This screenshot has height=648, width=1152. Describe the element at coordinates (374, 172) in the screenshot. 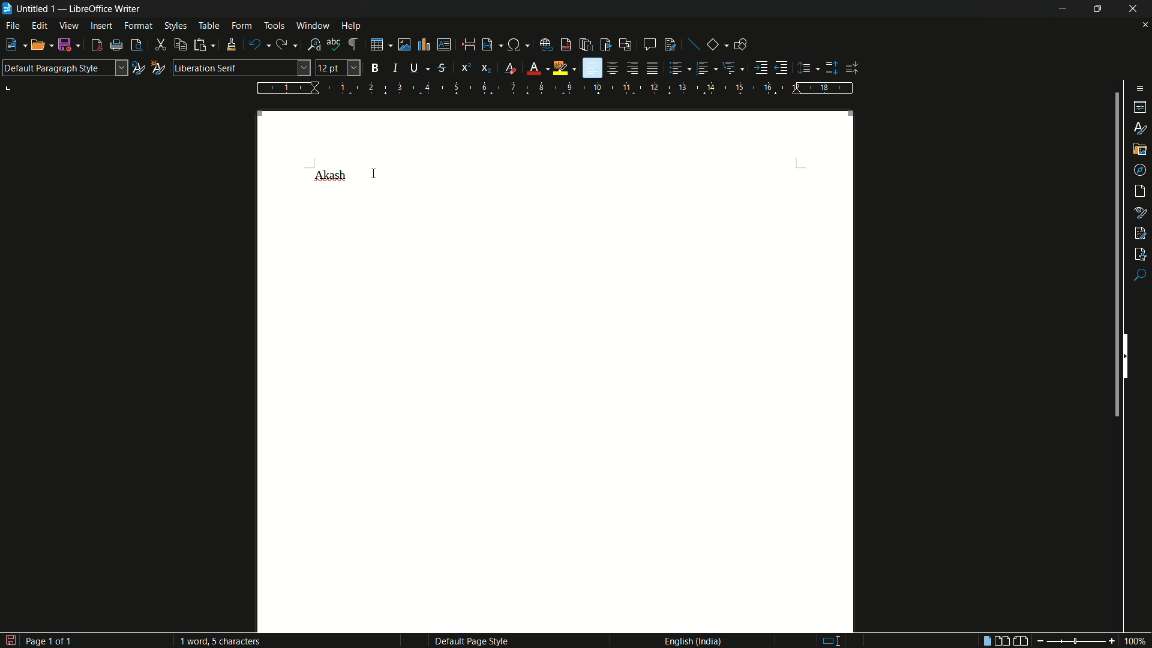

I see `cursor` at that location.